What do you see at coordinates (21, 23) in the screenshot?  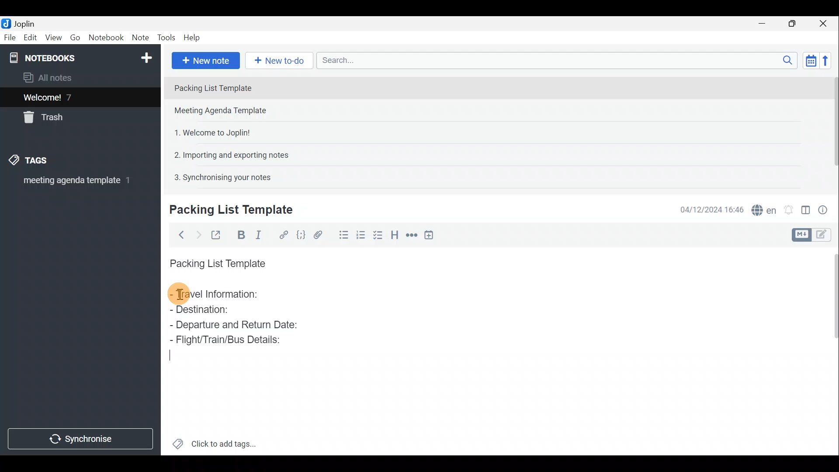 I see `Joplin` at bounding box center [21, 23].